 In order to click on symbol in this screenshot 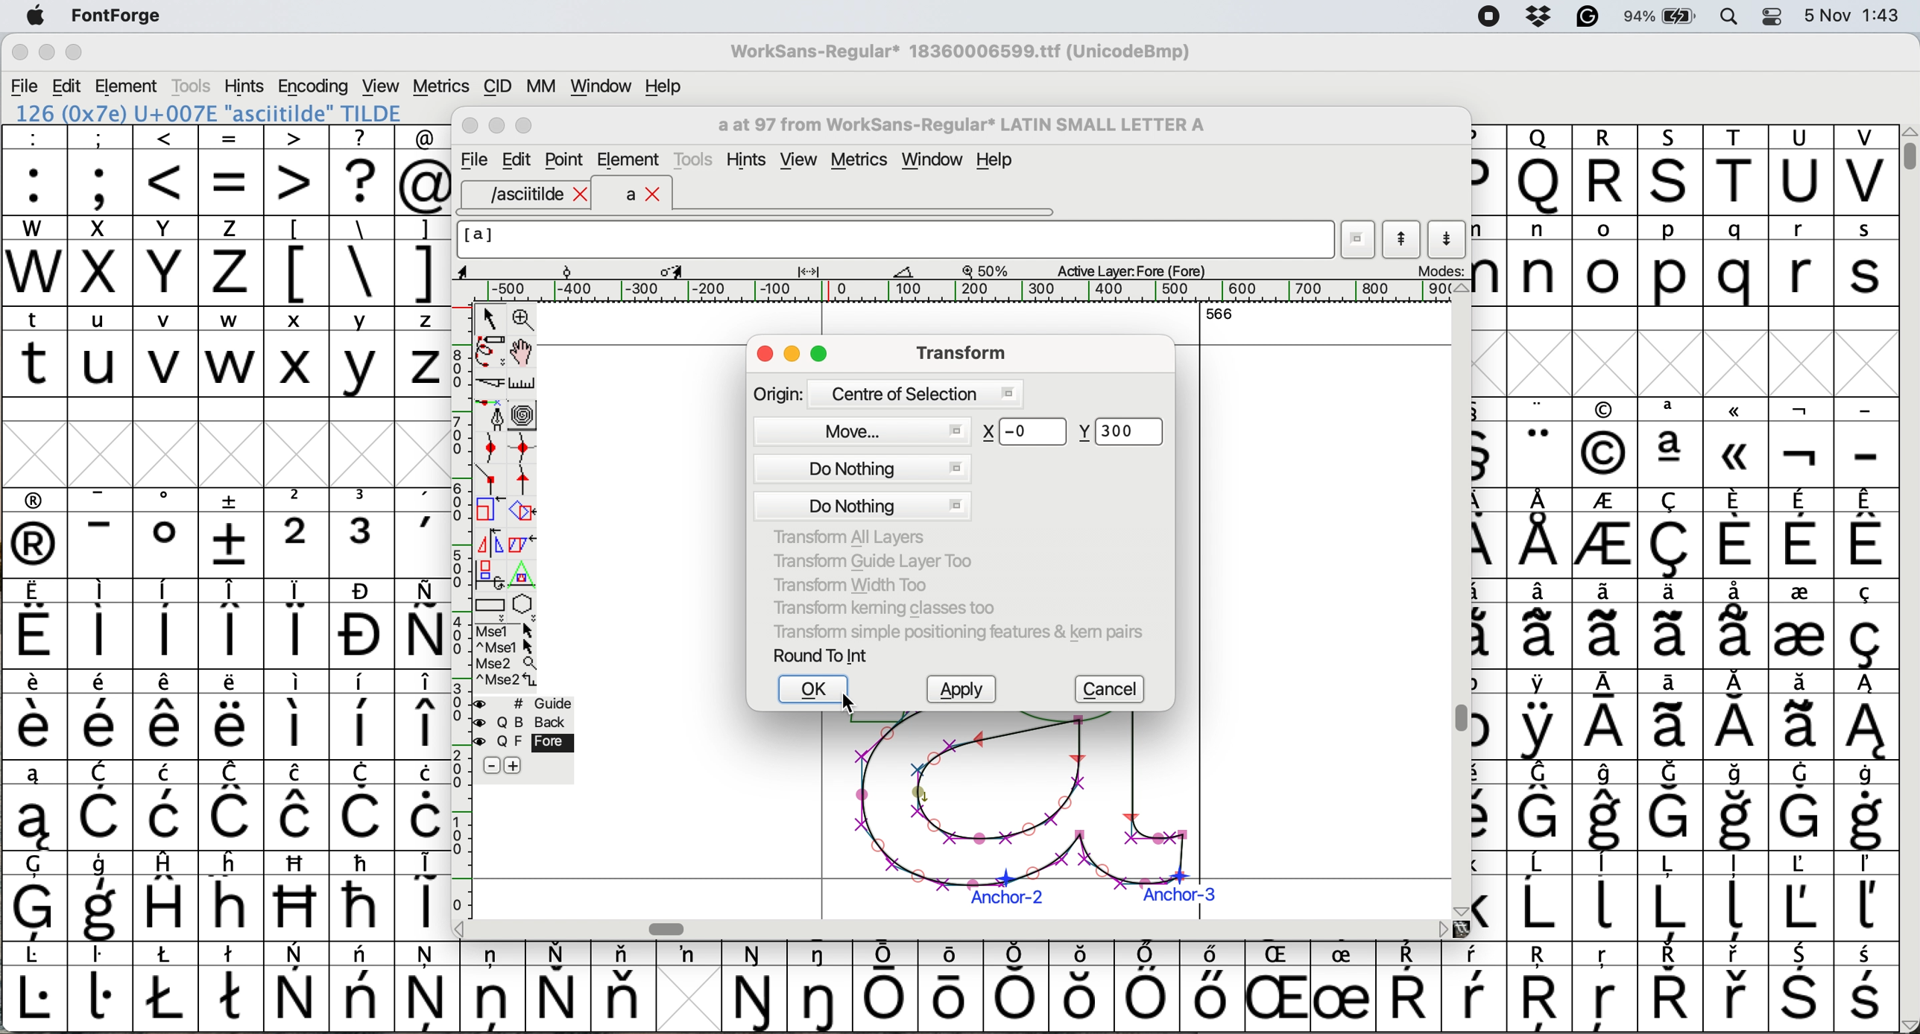, I will do `click(166, 986)`.